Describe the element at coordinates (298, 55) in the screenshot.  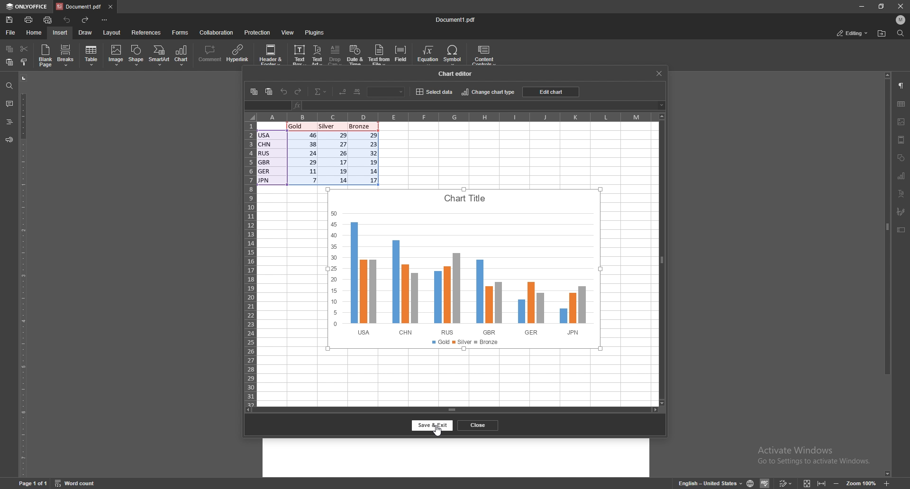
I see `credit card` at that location.